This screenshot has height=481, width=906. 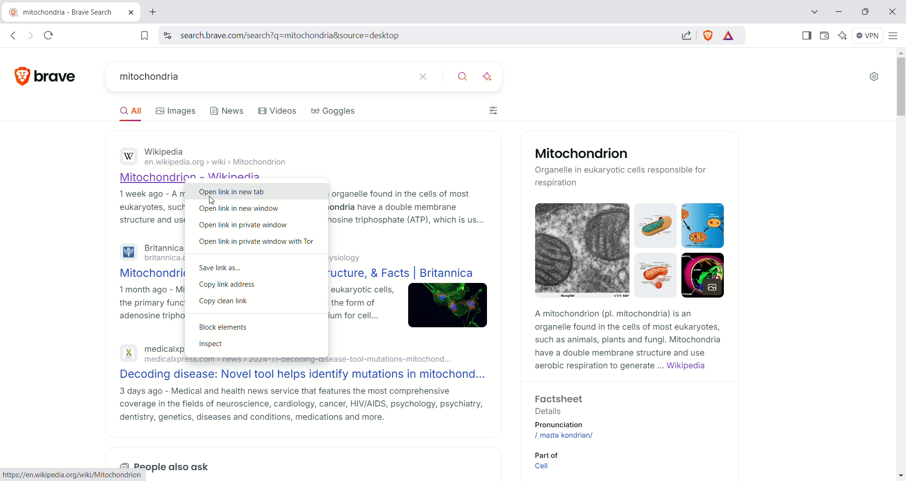 What do you see at coordinates (424, 78) in the screenshot?
I see `close` at bounding box center [424, 78].